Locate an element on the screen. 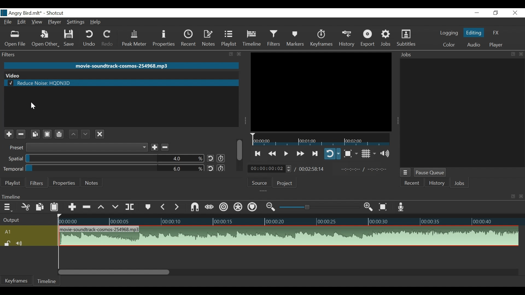  Play quickly forward is located at coordinates (300, 153).